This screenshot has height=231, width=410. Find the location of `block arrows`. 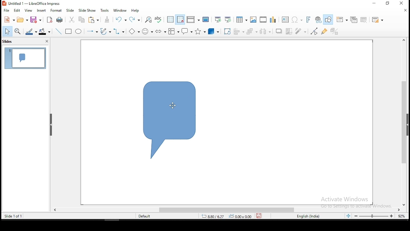

block arrows is located at coordinates (161, 31).